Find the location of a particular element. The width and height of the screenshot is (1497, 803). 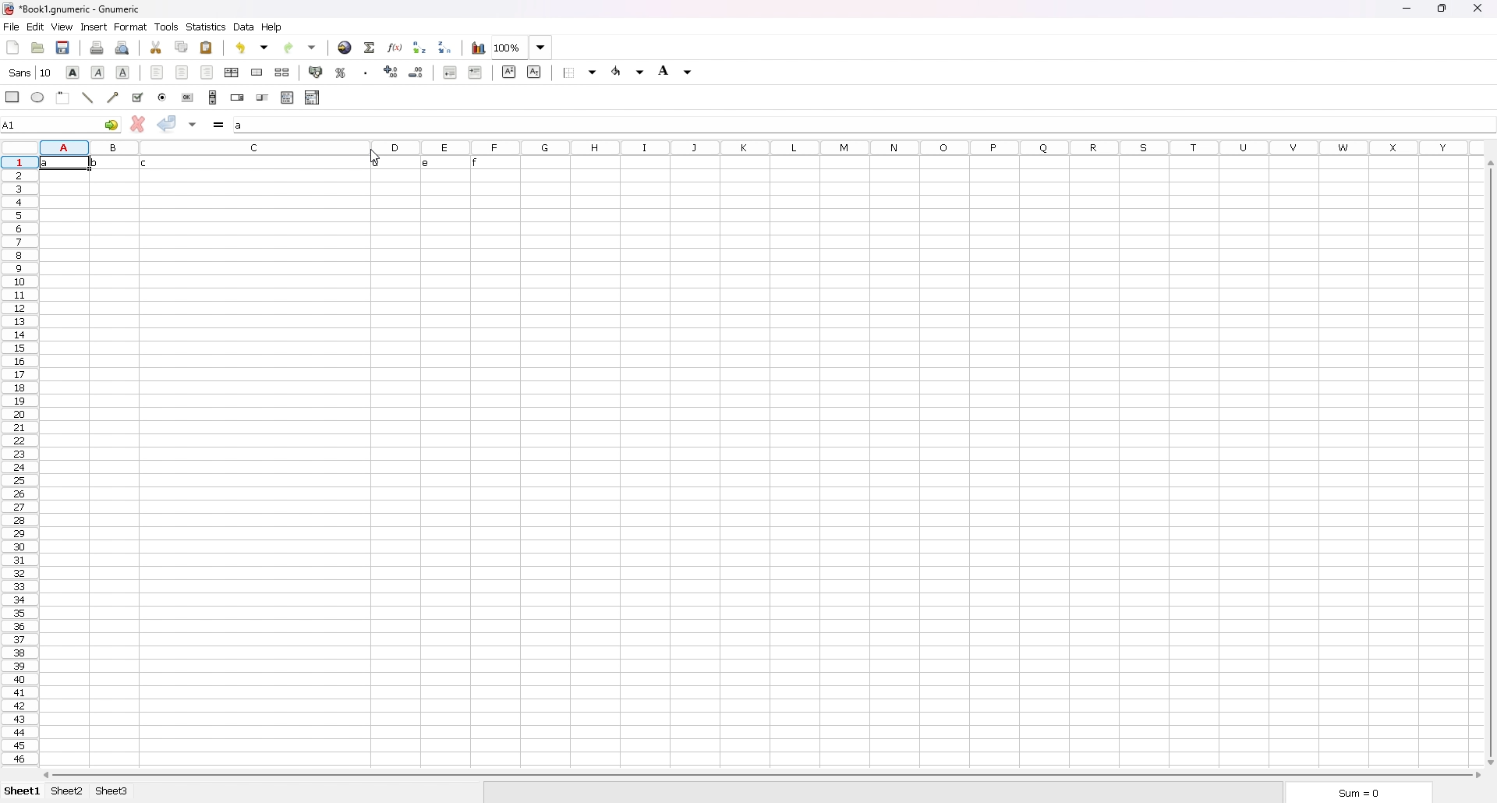

button is located at coordinates (189, 97).